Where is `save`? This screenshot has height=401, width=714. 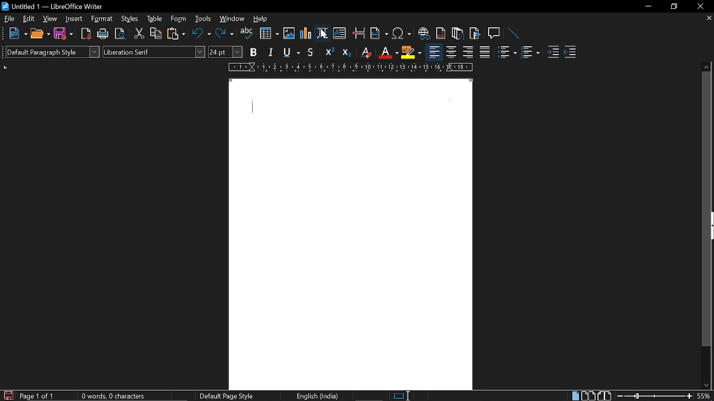 save is located at coordinates (62, 34).